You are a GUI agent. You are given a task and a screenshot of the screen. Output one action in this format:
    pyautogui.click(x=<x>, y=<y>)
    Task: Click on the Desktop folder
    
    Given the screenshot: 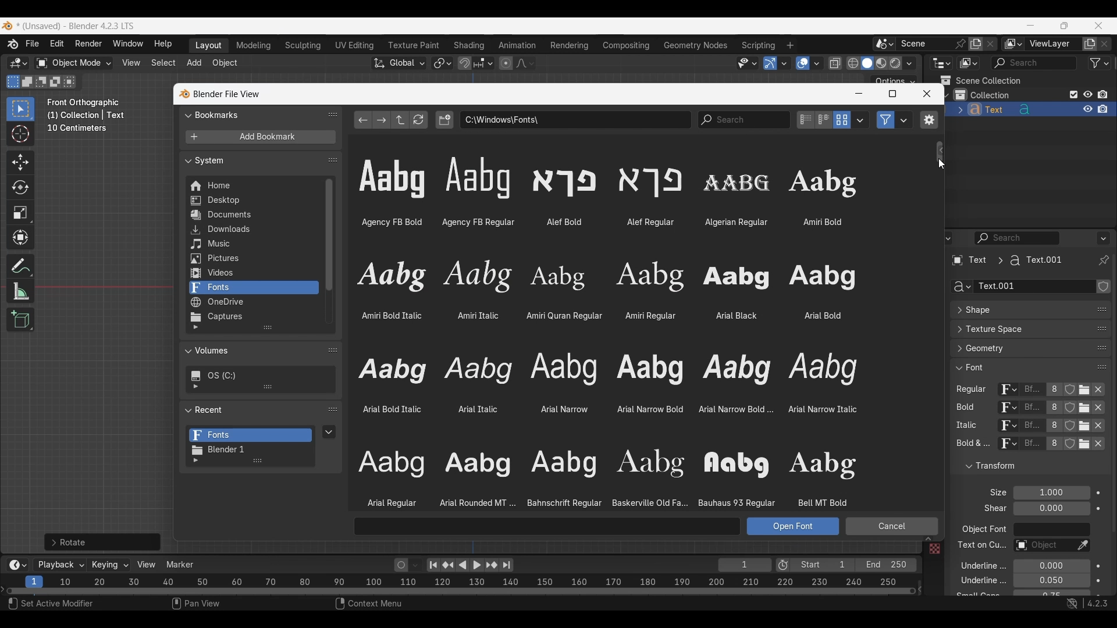 What is the action you would take?
    pyautogui.click(x=252, y=201)
    